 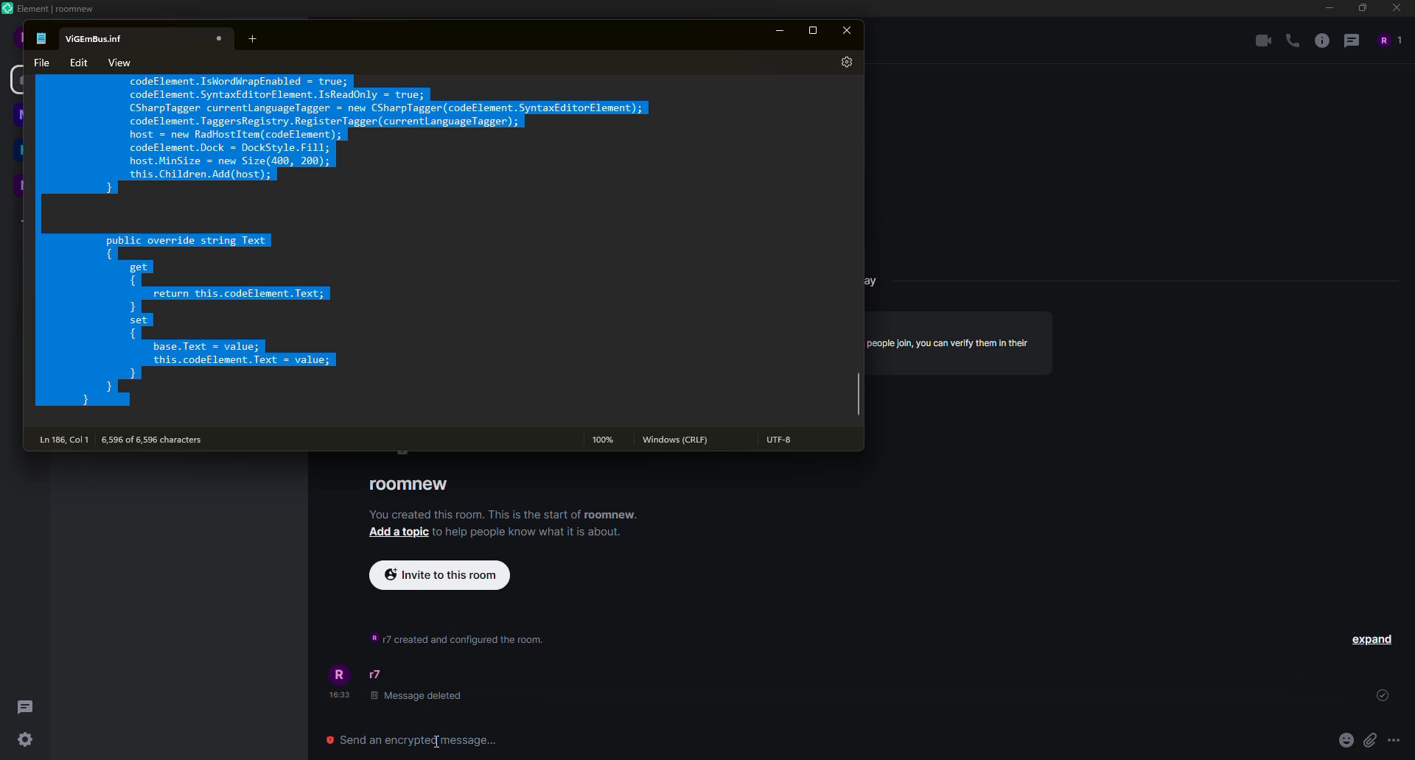 I want to click on maximize, so click(x=814, y=29).